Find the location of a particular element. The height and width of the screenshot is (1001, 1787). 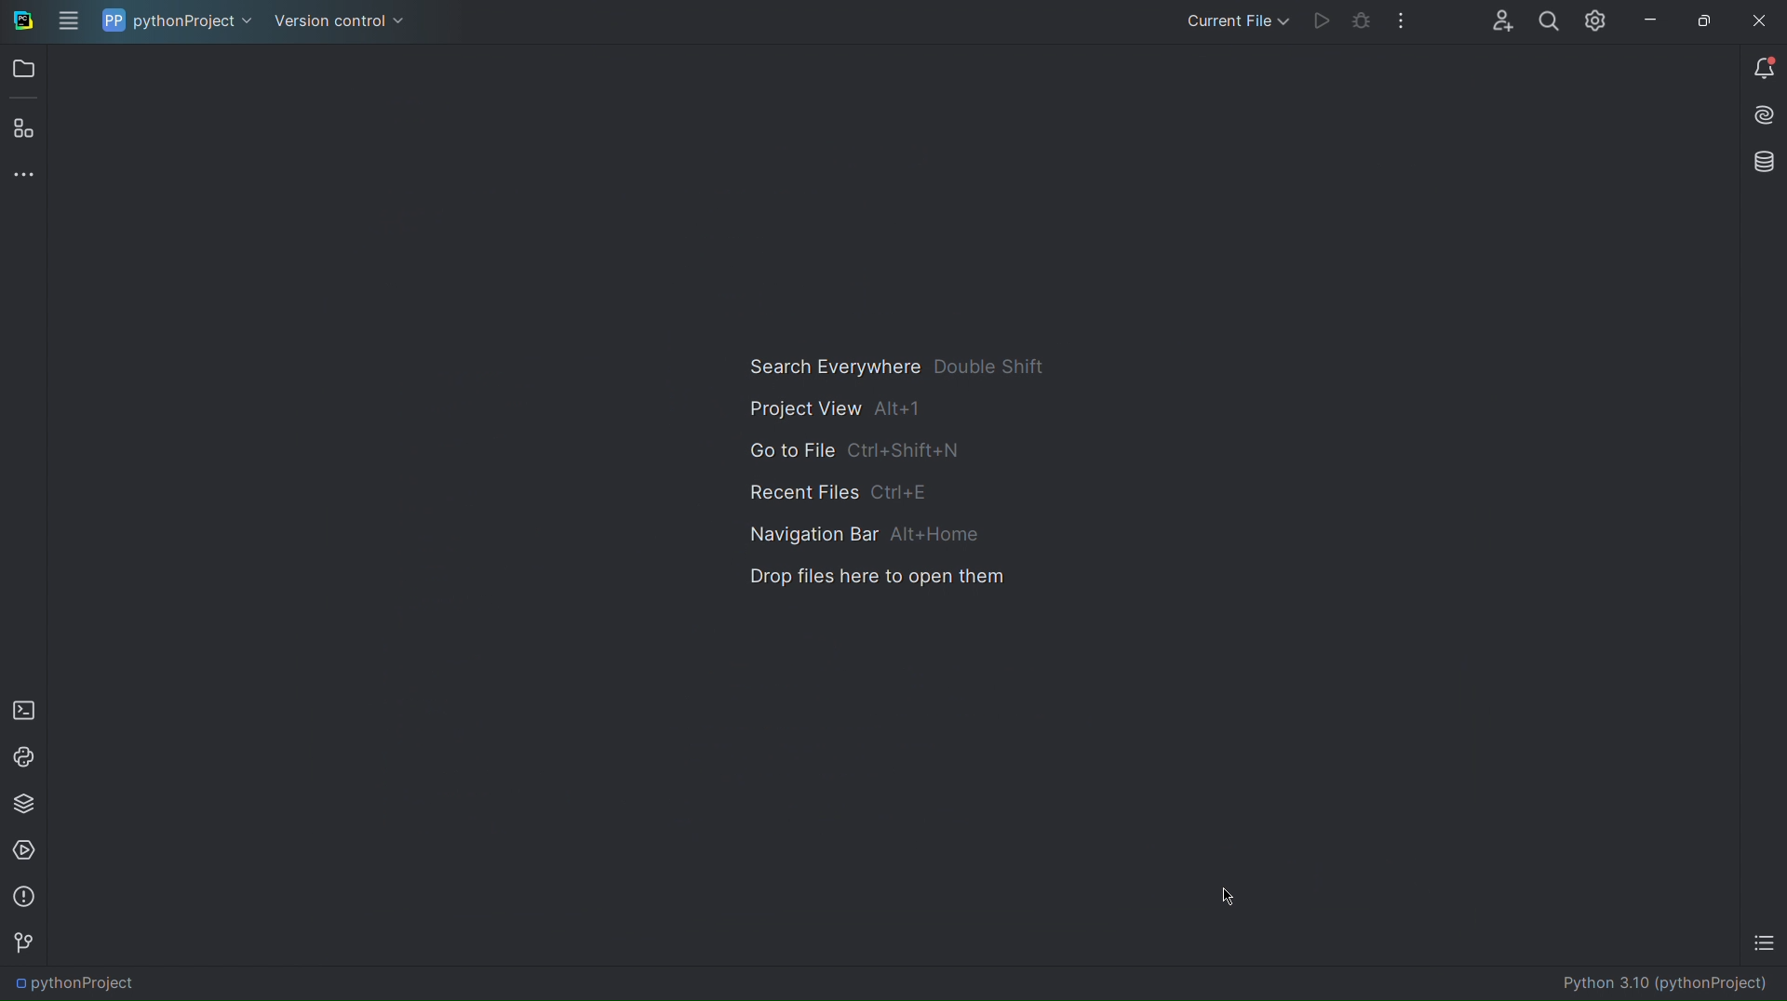

Minimize is located at coordinates (1648, 20).